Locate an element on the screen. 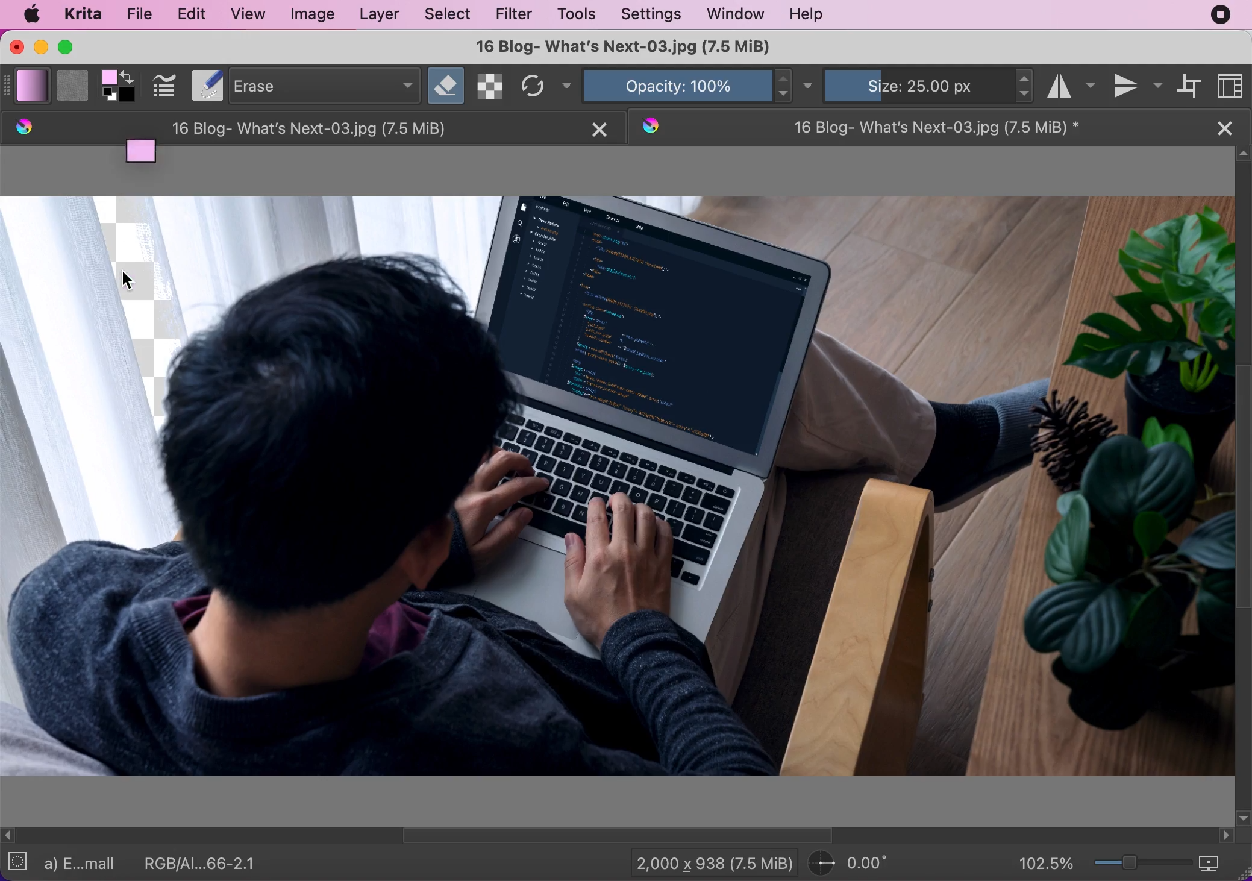  no selection is located at coordinates (19, 861).